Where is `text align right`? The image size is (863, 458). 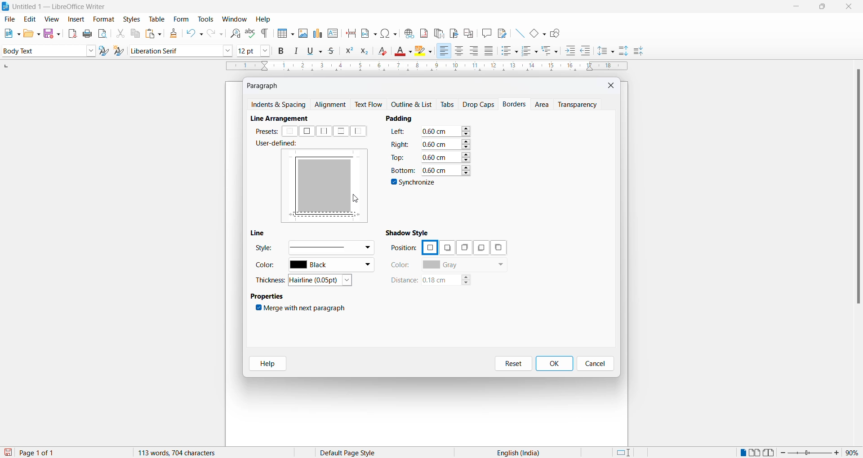 text align right is located at coordinates (444, 51).